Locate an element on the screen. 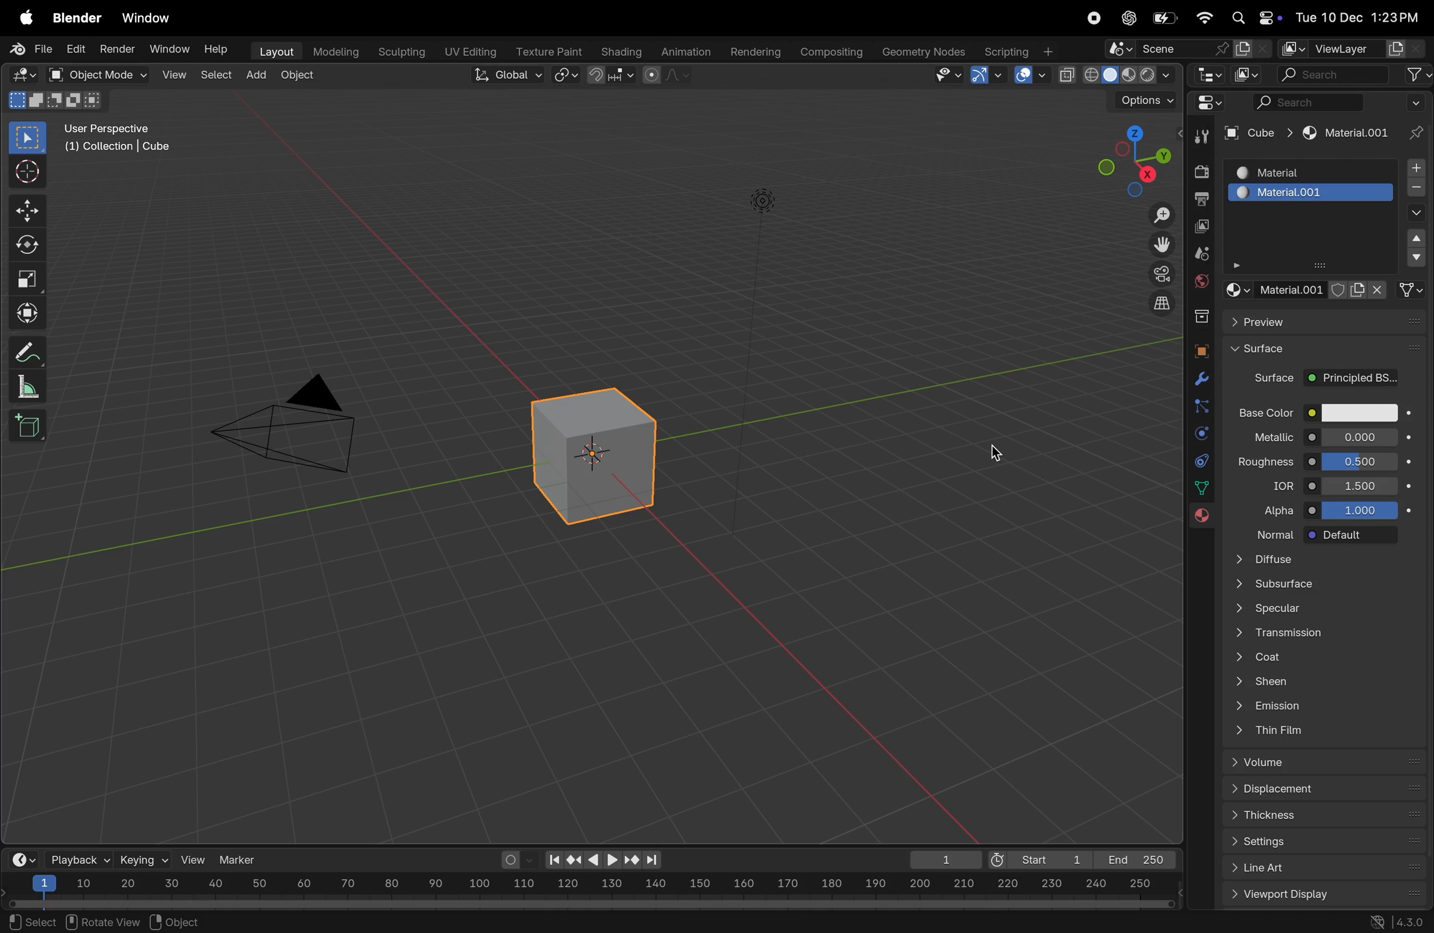 Image resolution: width=1434 pixels, height=933 pixels. texture paint is located at coordinates (547, 48).